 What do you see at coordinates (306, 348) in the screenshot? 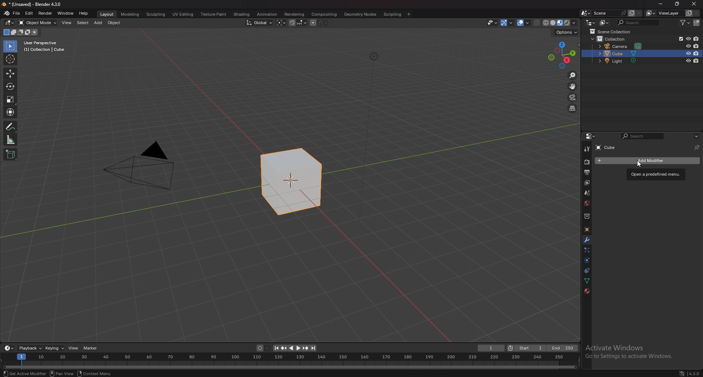
I see `jump to keyframe` at bounding box center [306, 348].